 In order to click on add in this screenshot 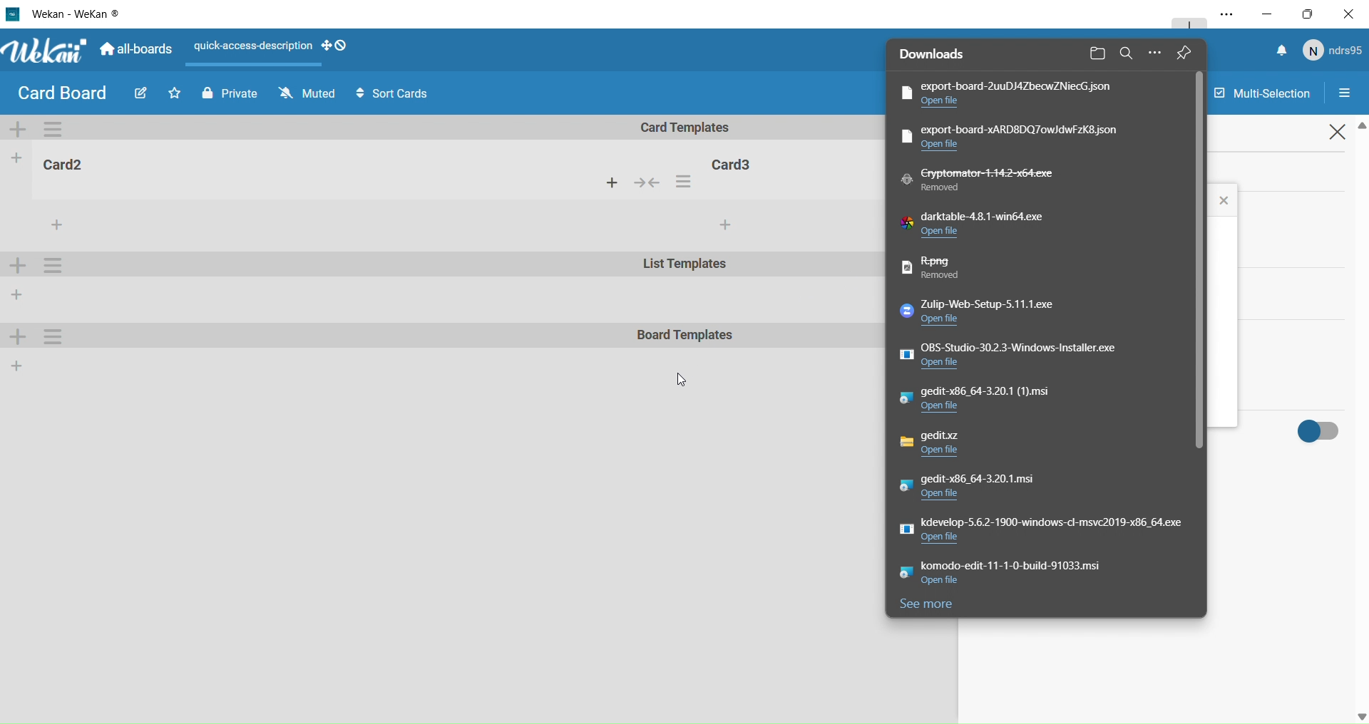, I will do `click(724, 225)`.